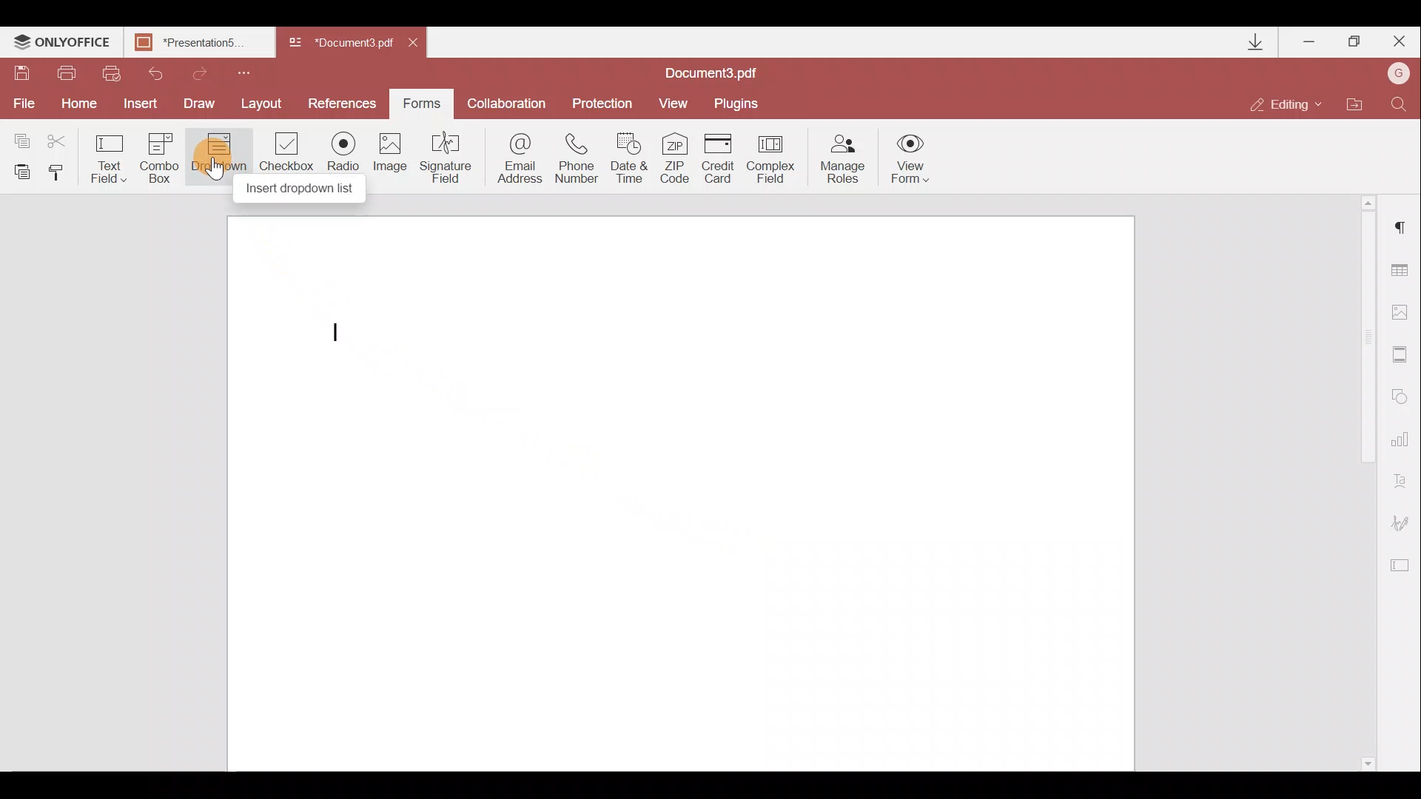 The height and width of the screenshot is (799, 1421). What do you see at coordinates (83, 104) in the screenshot?
I see `Home` at bounding box center [83, 104].